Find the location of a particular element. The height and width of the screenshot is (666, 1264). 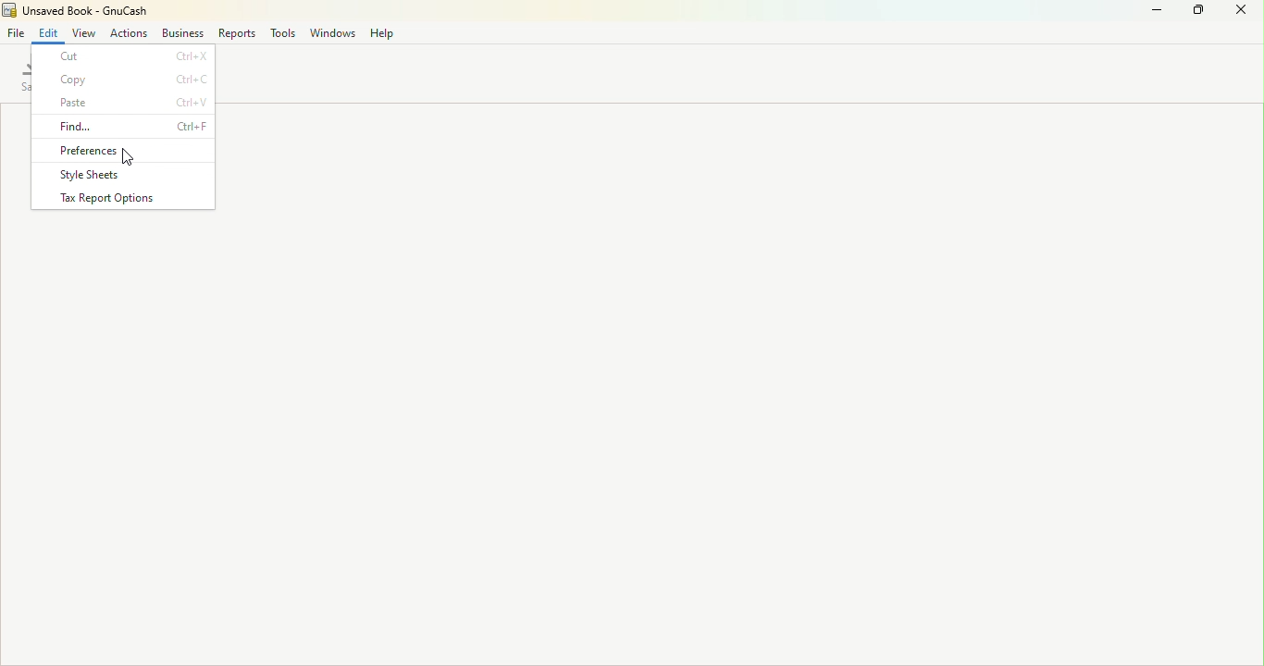

Edit is located at coordinates (49, 31).